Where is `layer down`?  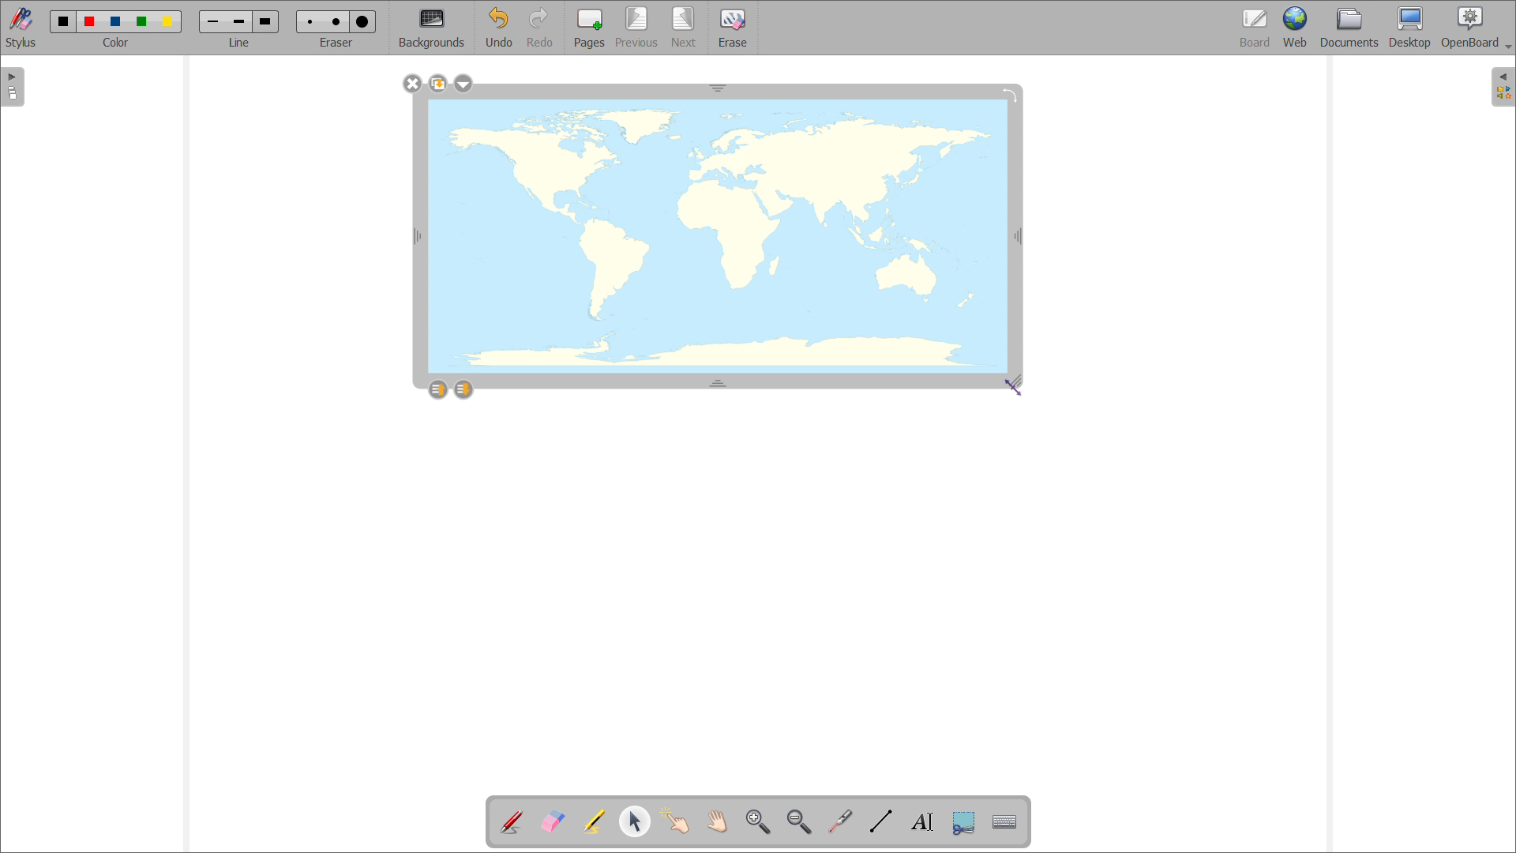
layer down is located at coordinates (463, 389).